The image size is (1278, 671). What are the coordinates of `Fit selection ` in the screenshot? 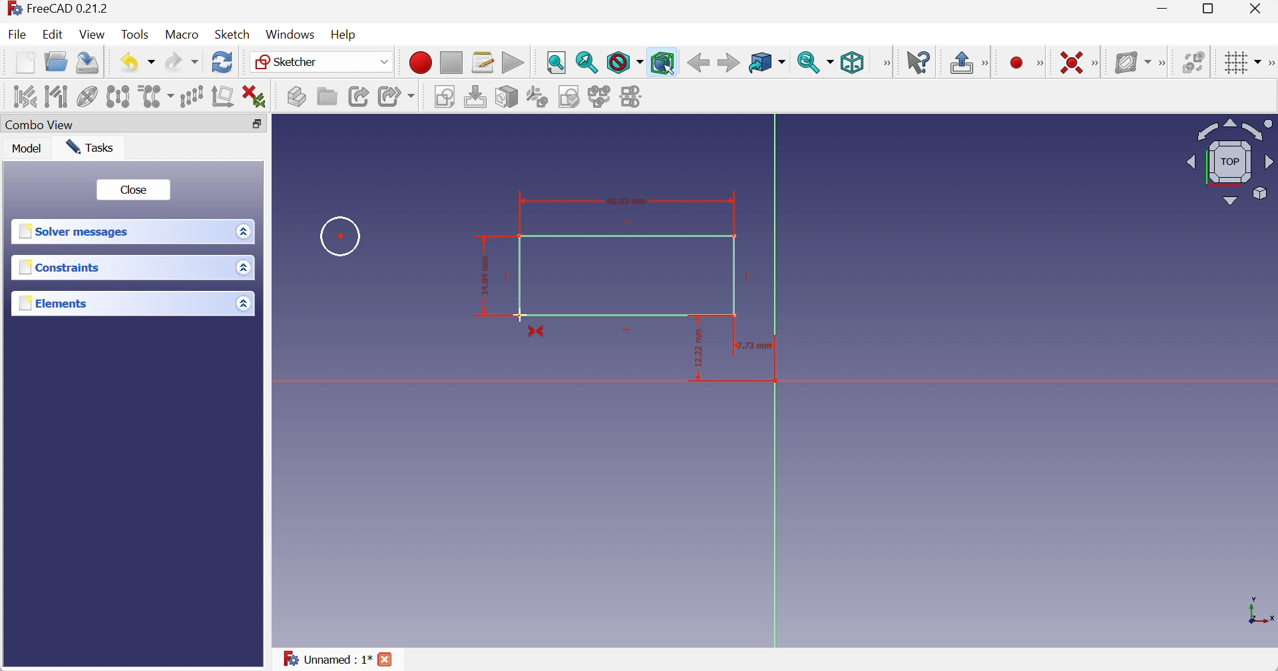 It's located at (587, 62).